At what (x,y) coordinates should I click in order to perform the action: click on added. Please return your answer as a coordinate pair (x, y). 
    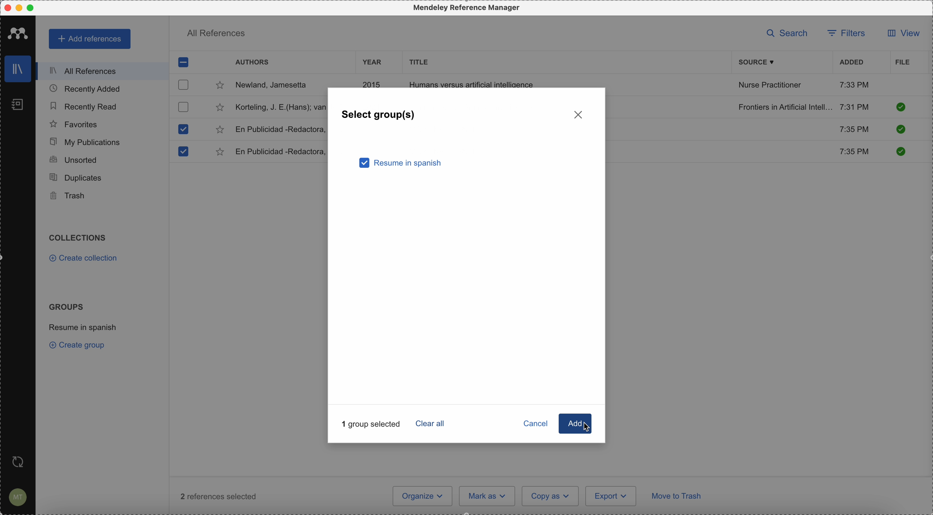
    Looking at the image, I should click on (852, 63).